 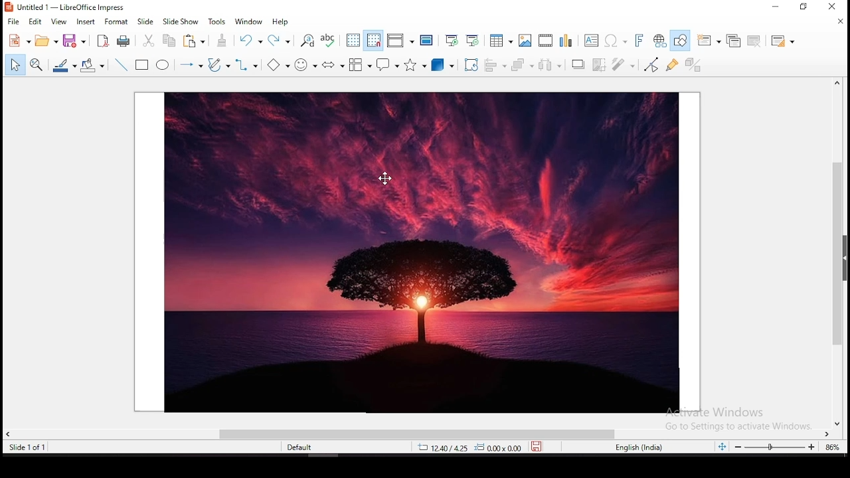 I want to click on spell check, so click(x=329, y=39).